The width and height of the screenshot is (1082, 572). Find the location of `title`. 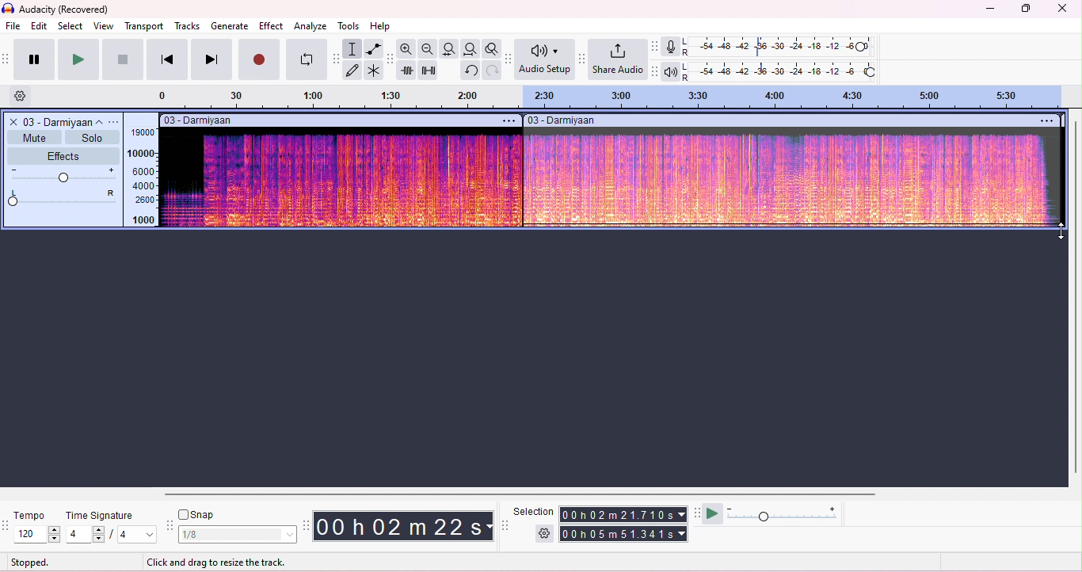

title is located at coordinates (58, 10).